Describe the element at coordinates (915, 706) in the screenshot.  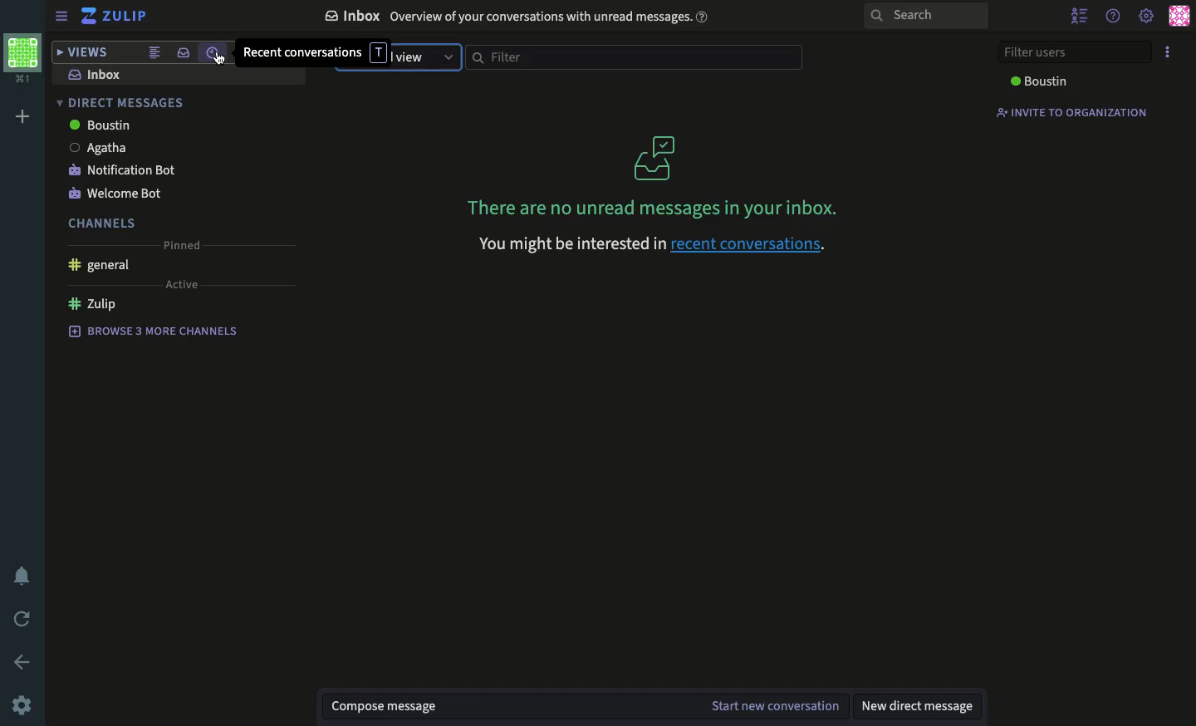
I see `new direct message` at that location.